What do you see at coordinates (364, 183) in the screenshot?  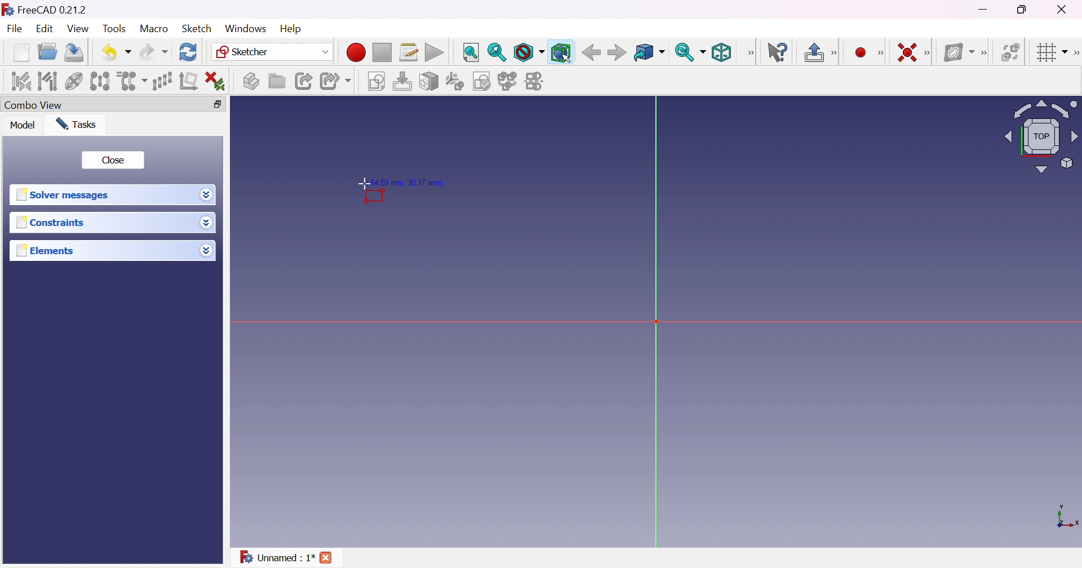 I see `cursor` at bounding box center [364, 183].